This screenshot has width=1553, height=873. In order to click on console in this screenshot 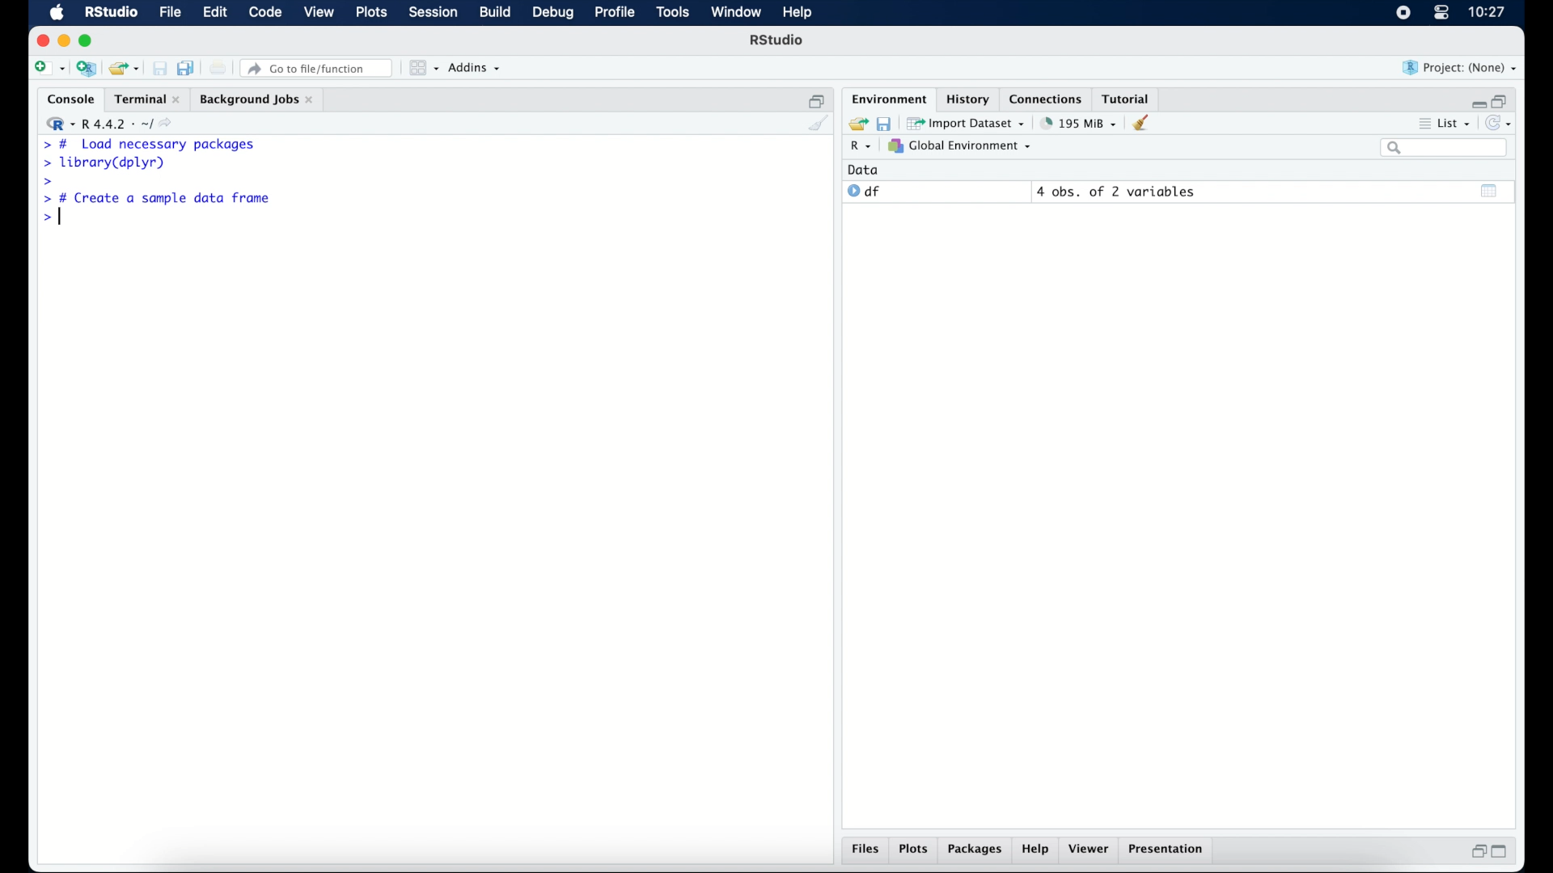, I will do `click(67, 99)`.